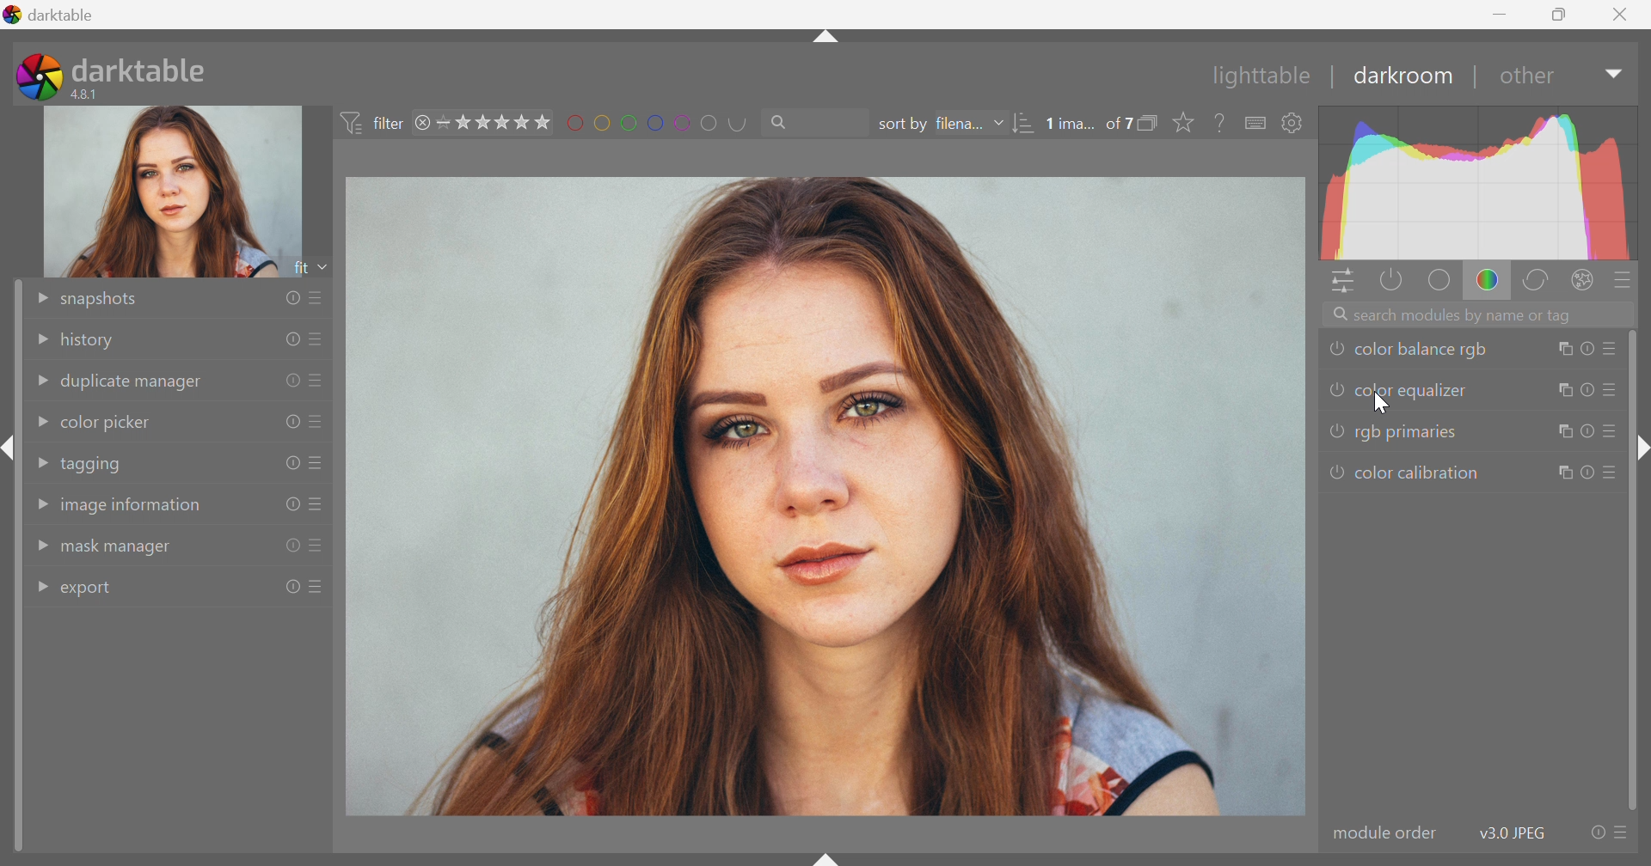 This screenshot has width=1651, height=866. What do you see at coordinates (1334, 75) in the screenshot?
I see `|` at bounding box center [1334, 75].